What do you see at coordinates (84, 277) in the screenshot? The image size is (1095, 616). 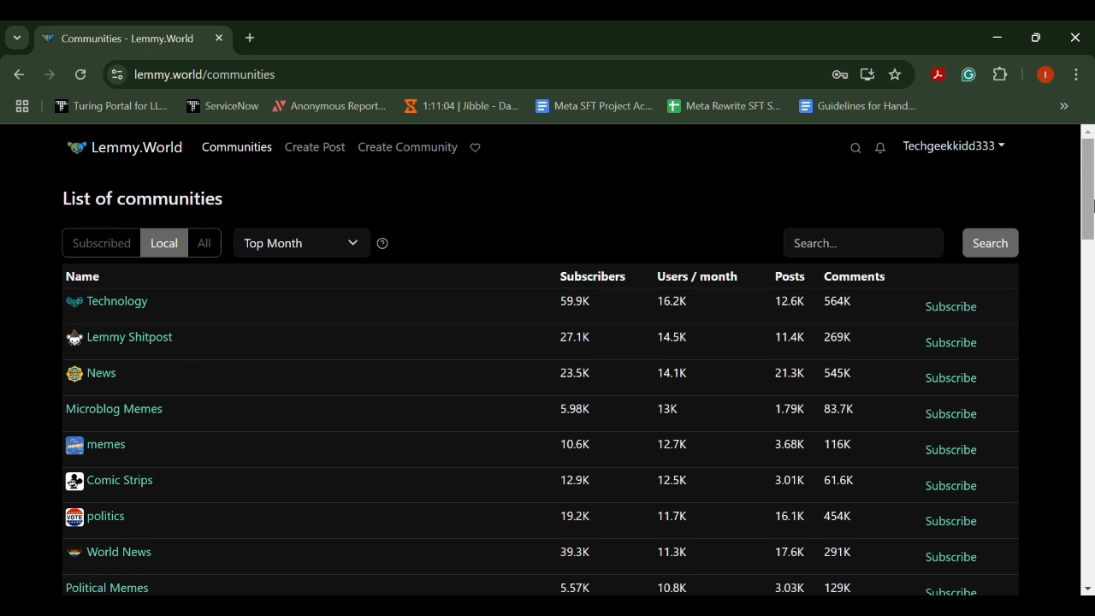 I see `Name` at bounding box center [84, 277].